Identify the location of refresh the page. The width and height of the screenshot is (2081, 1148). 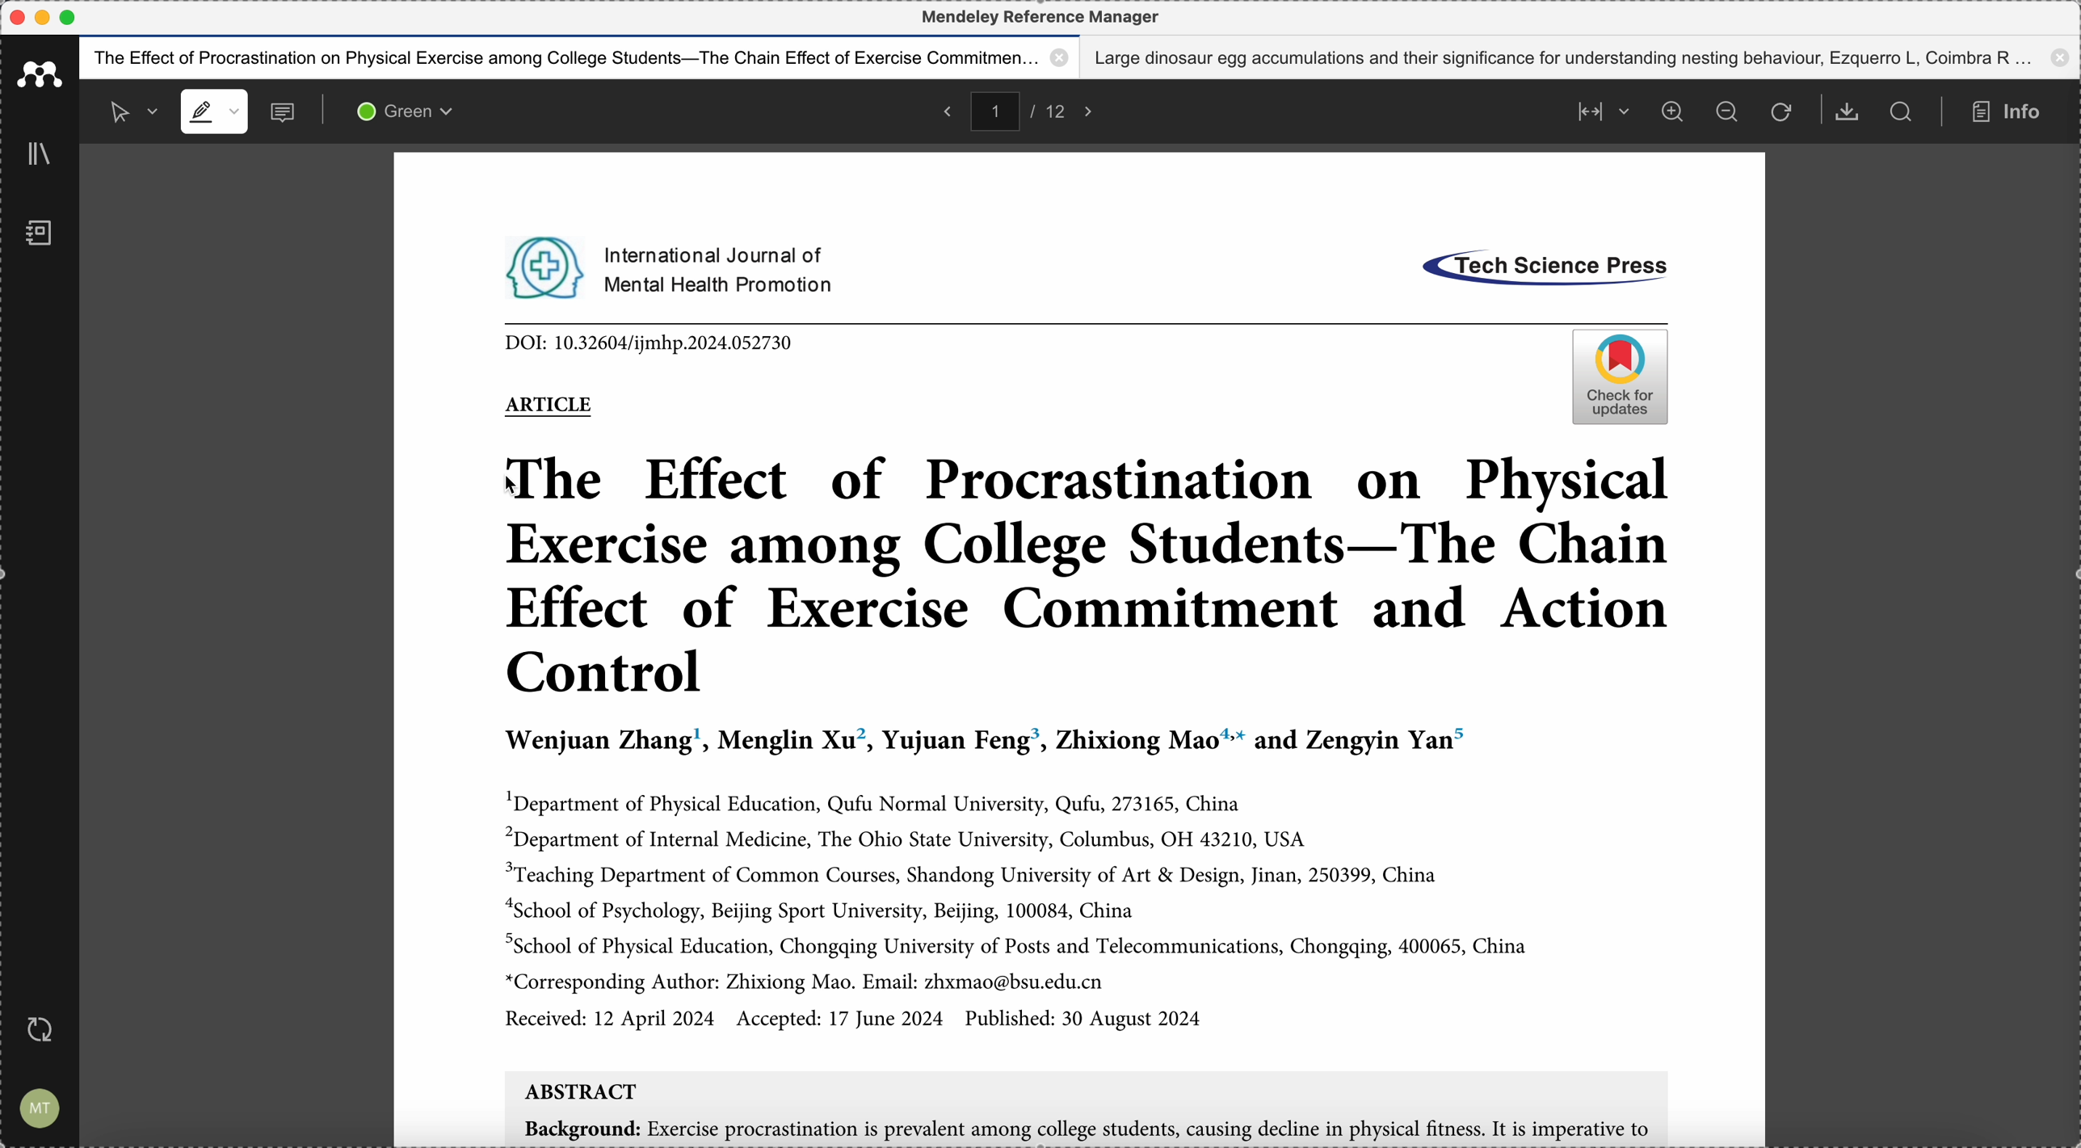
(1780, 113).